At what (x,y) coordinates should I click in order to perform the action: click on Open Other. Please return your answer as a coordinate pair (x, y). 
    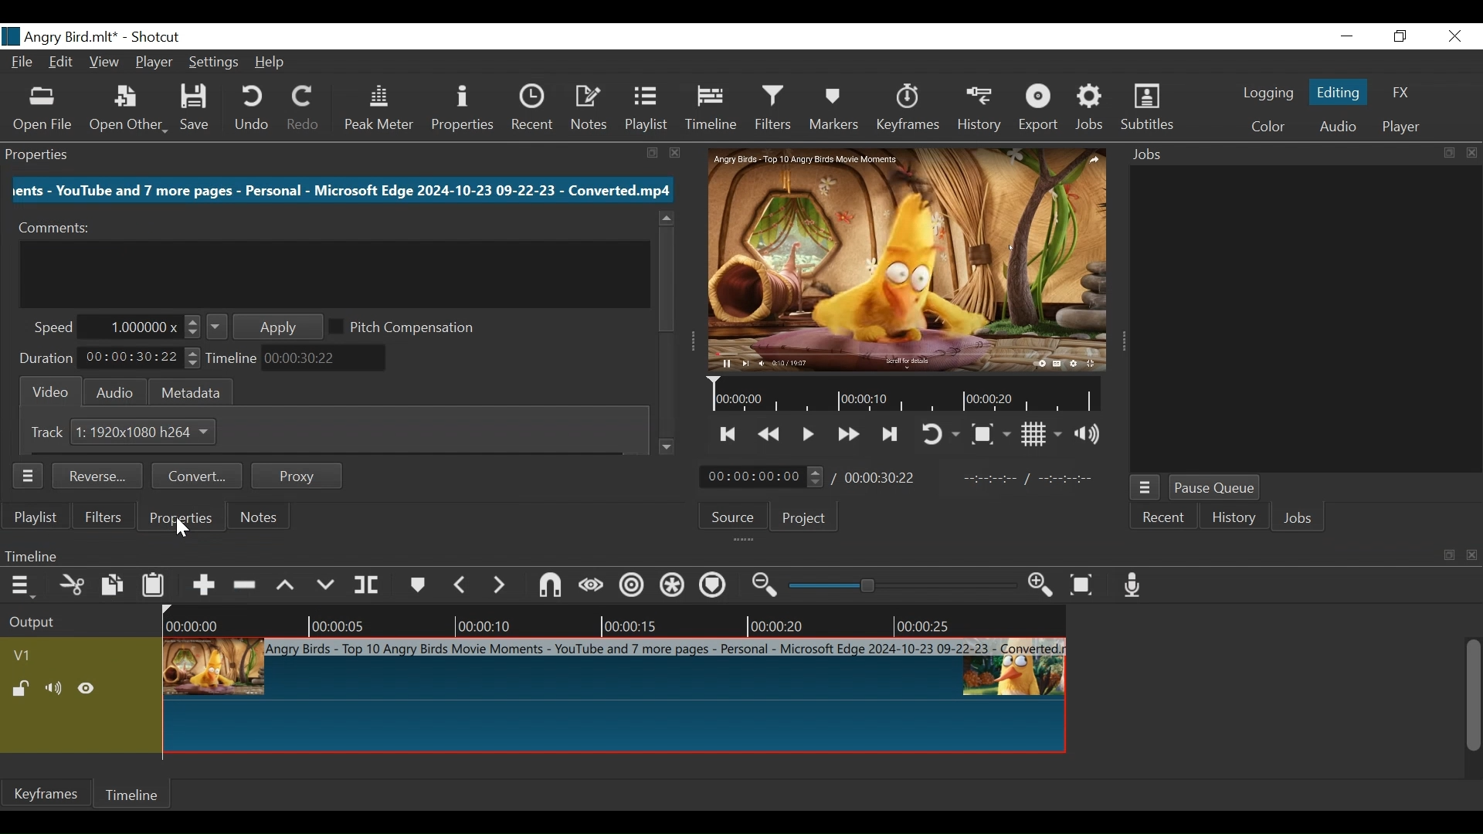
    Looking at the image, I should click on (127, 111).